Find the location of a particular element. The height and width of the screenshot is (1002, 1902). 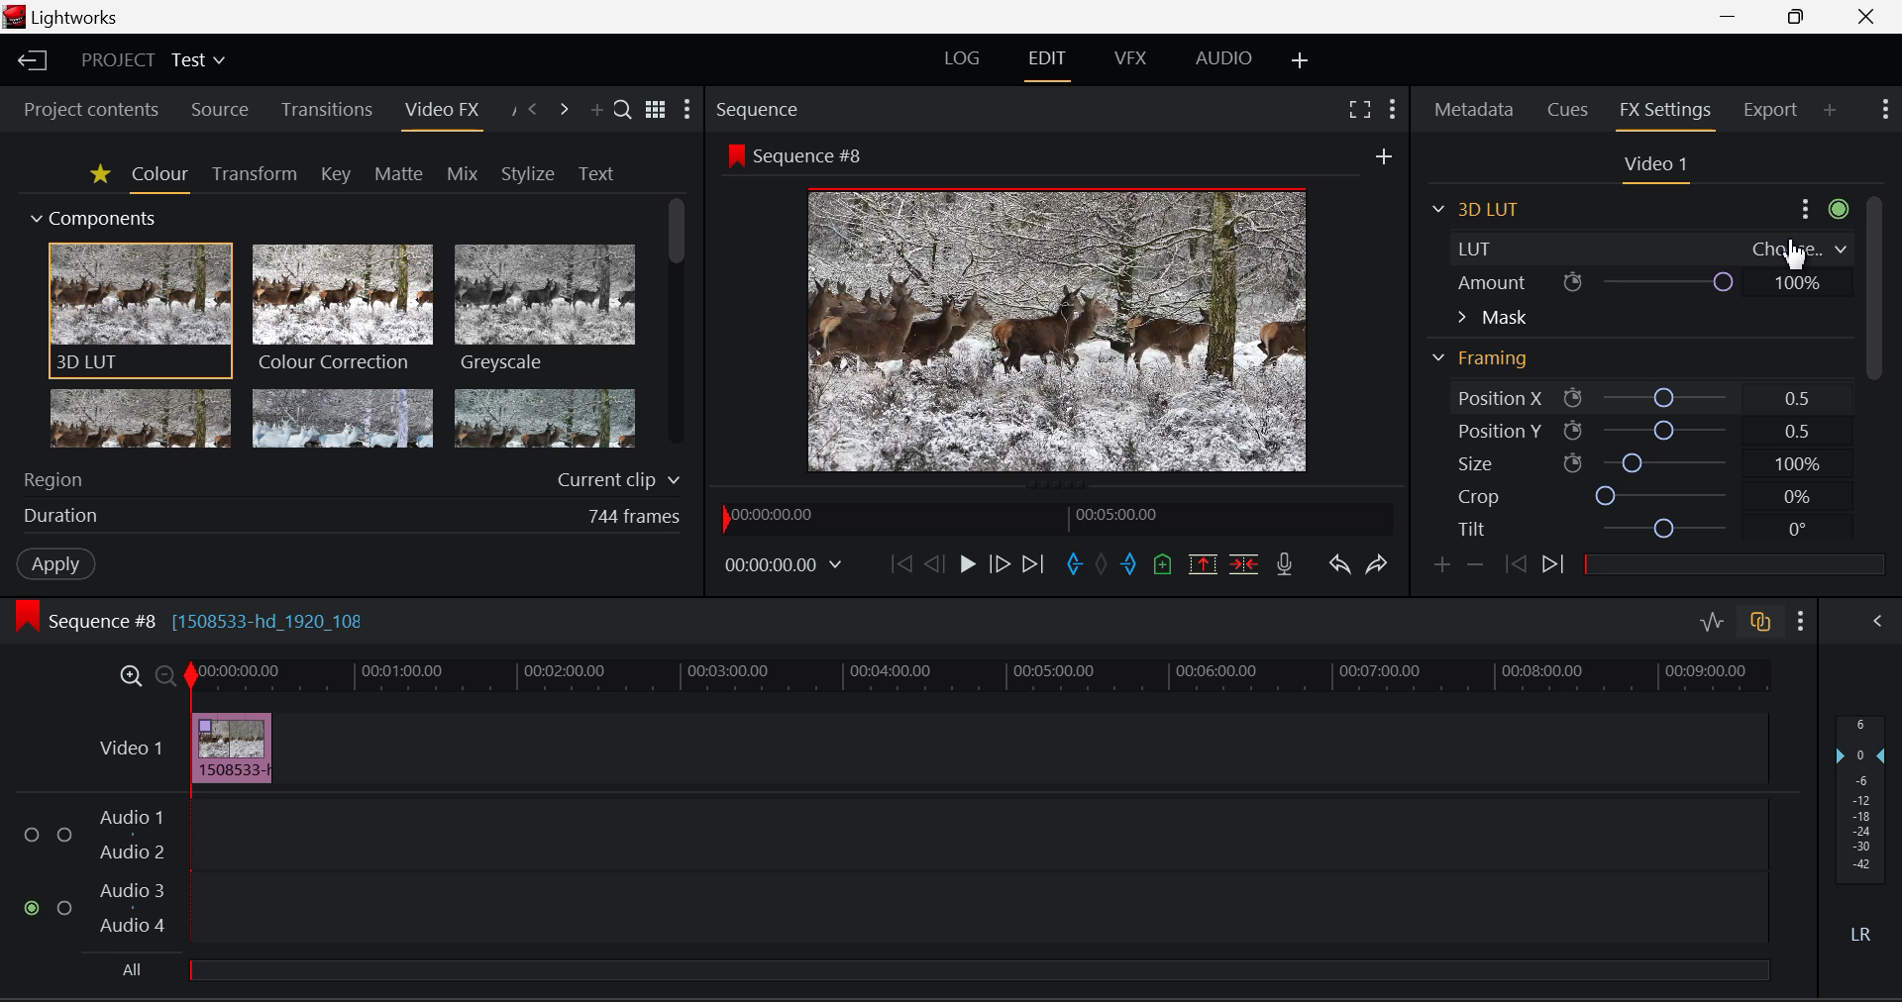

Framing Section is located at coordinates (1485, 360).